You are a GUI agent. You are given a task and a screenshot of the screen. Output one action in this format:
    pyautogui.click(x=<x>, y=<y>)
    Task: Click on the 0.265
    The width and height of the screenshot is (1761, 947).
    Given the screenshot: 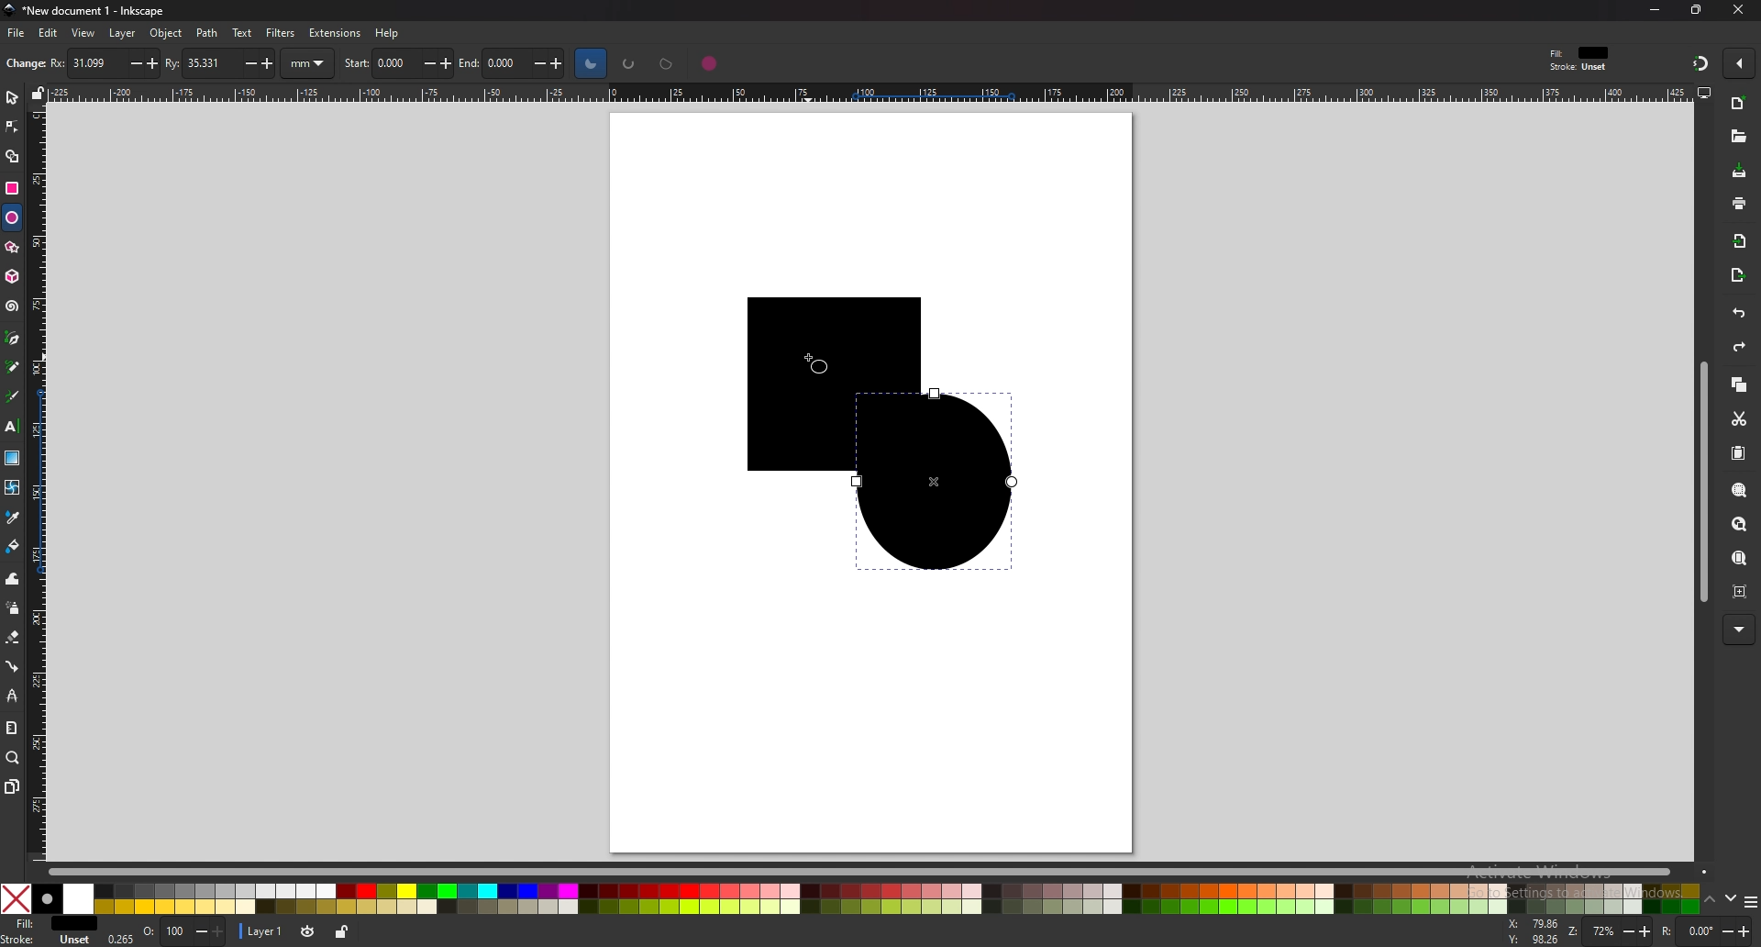 What is the action you would take?
    pyautogui.click(x=121, y=938)
    